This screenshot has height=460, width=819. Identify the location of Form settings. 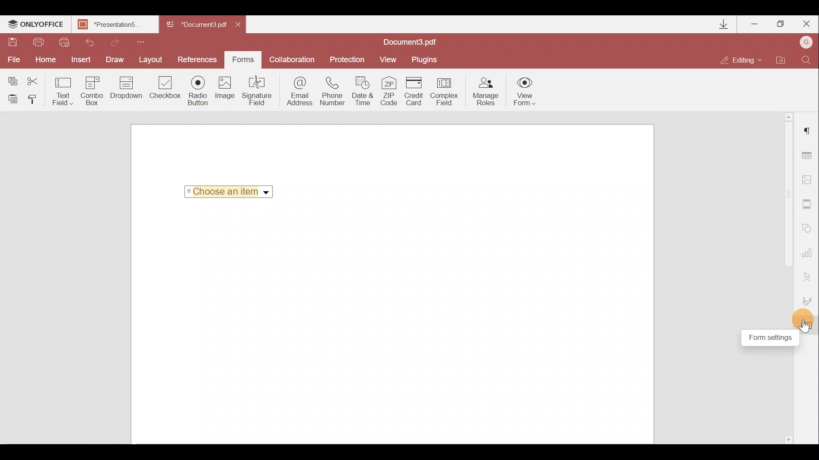
(765, 337).